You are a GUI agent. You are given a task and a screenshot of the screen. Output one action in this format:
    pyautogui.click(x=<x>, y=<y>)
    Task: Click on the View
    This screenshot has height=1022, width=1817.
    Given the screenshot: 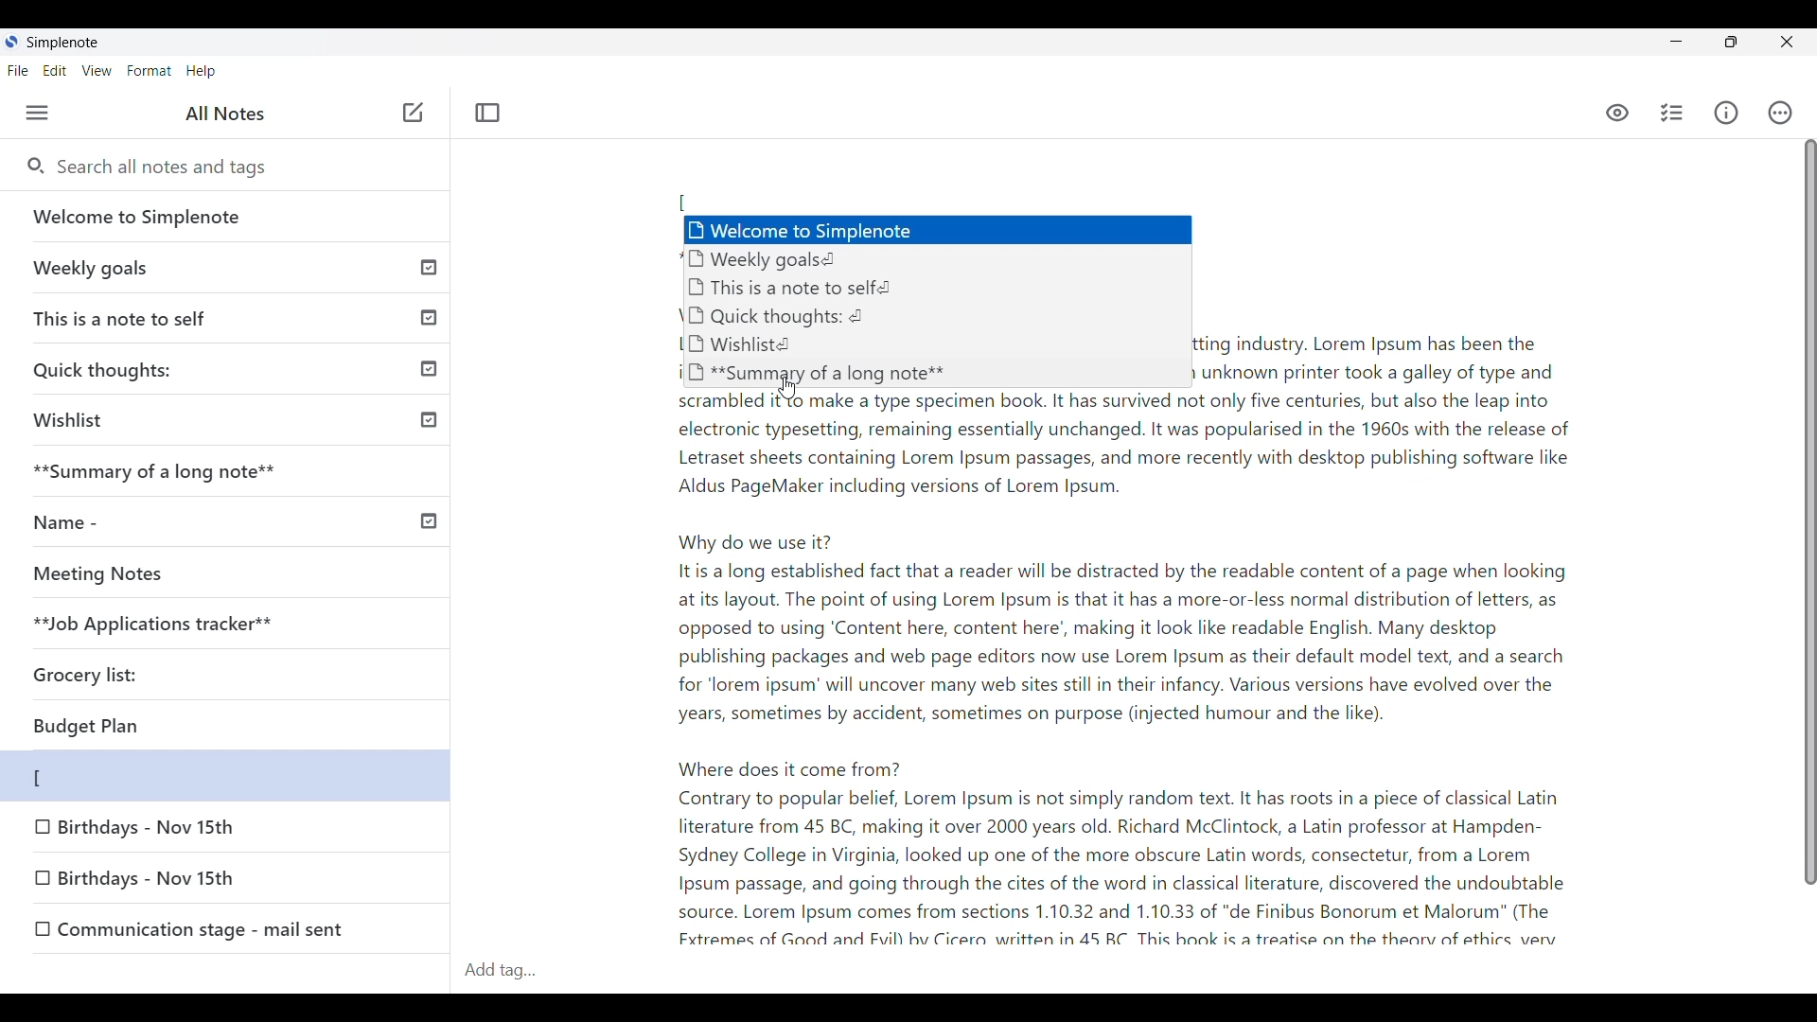 What is the action you would take?
    pyautogui.click(x=97, y=71)
    